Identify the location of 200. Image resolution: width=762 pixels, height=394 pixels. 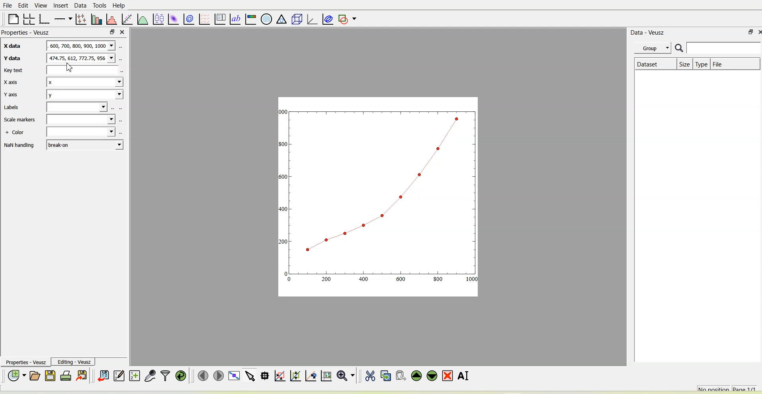
(326, 279).